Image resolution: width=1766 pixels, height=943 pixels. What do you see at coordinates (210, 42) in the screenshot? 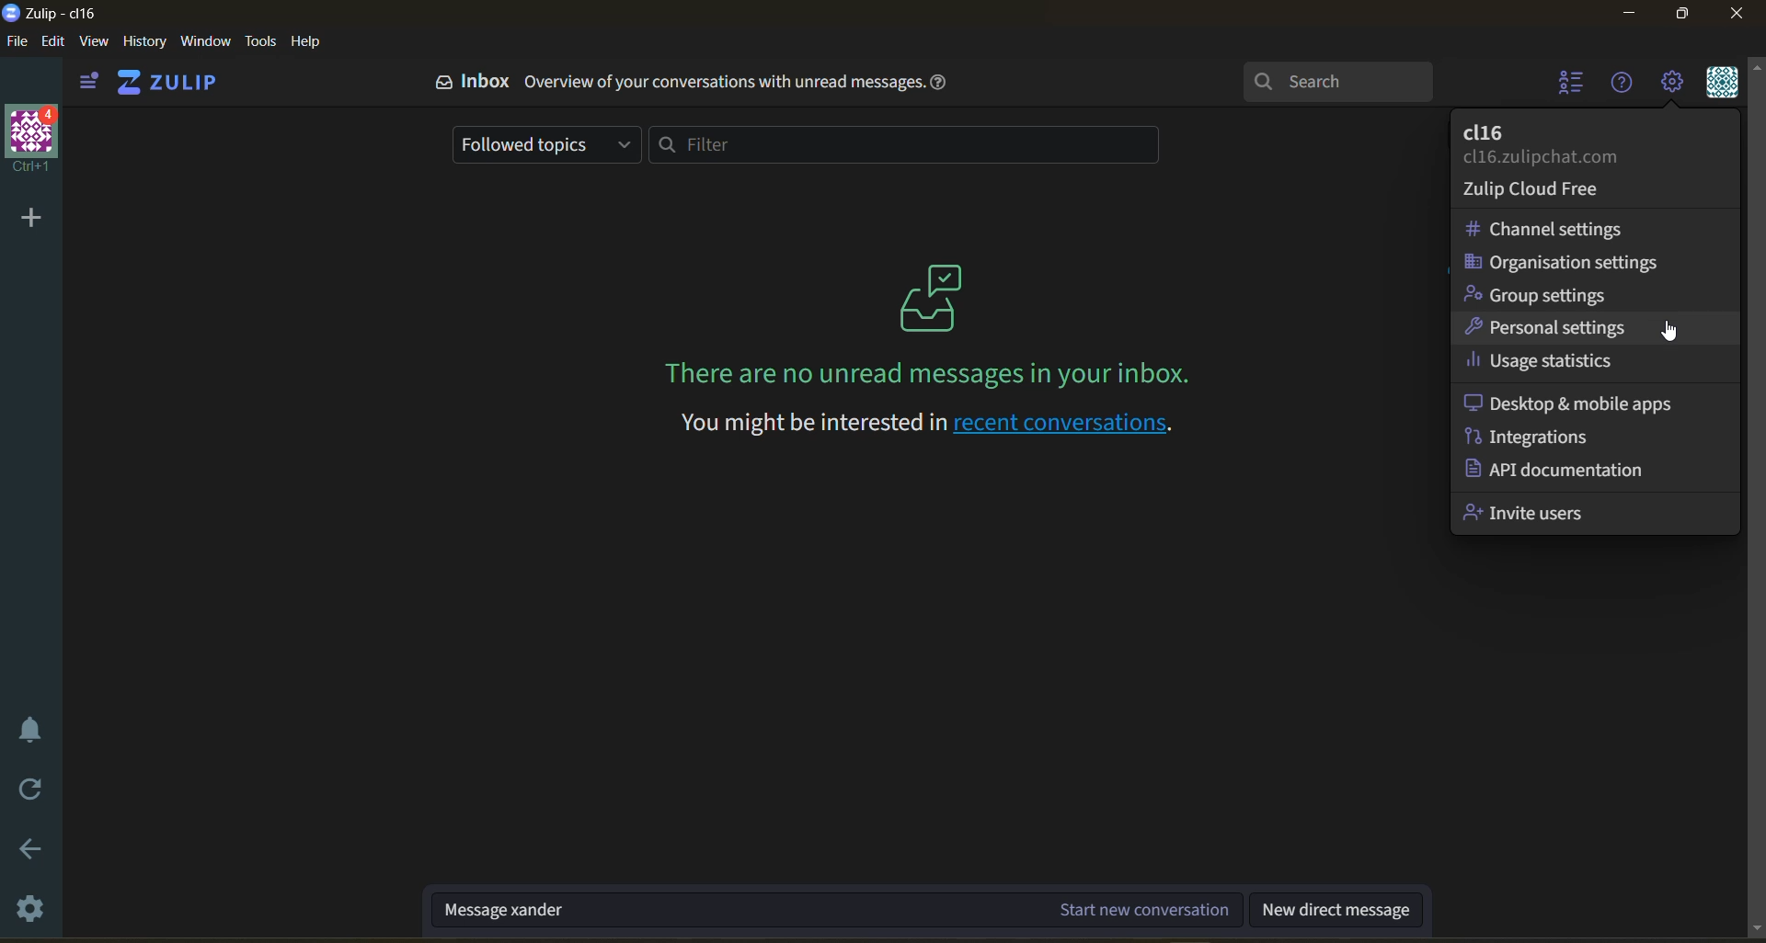
I see `window` at bounding box center [210, 42].